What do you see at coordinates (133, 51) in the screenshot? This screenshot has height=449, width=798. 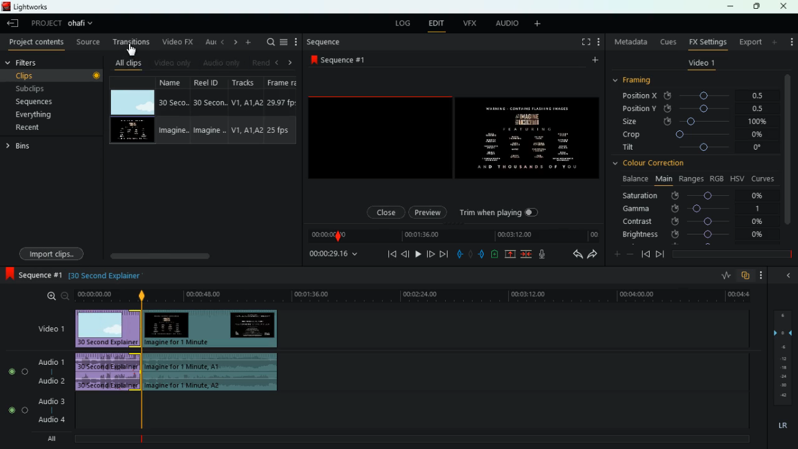 I see `cursor` at bounding box center [133, 51].